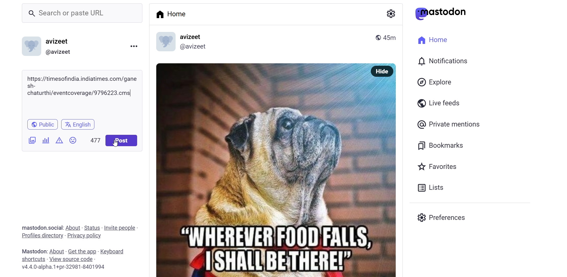 This screenshot has width=567, height=277. Describe the element at coordinates (452, 103) in the screenshot. I see `Live feeds` at that location.